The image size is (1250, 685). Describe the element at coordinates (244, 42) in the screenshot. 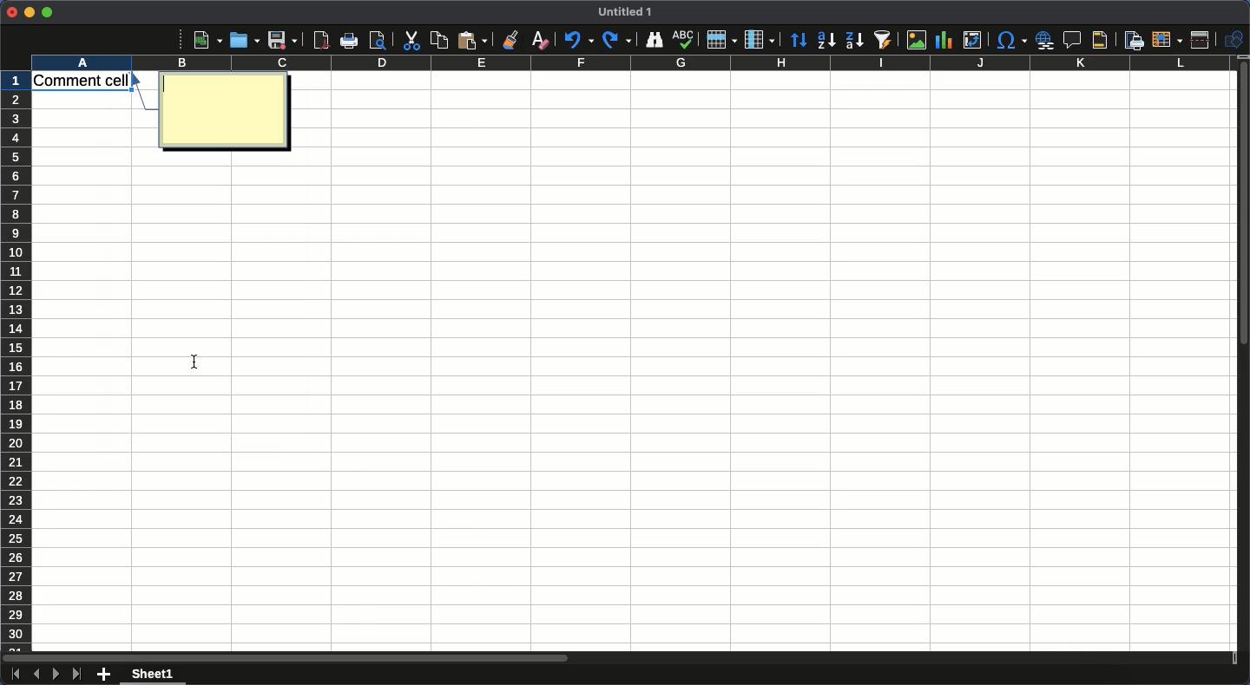

I see `Open` at that location.